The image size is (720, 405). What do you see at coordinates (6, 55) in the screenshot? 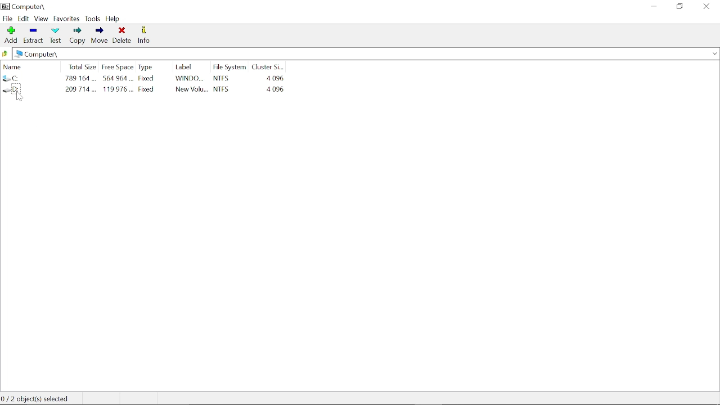
I see `back to last location` at bounding box center [6, 55].